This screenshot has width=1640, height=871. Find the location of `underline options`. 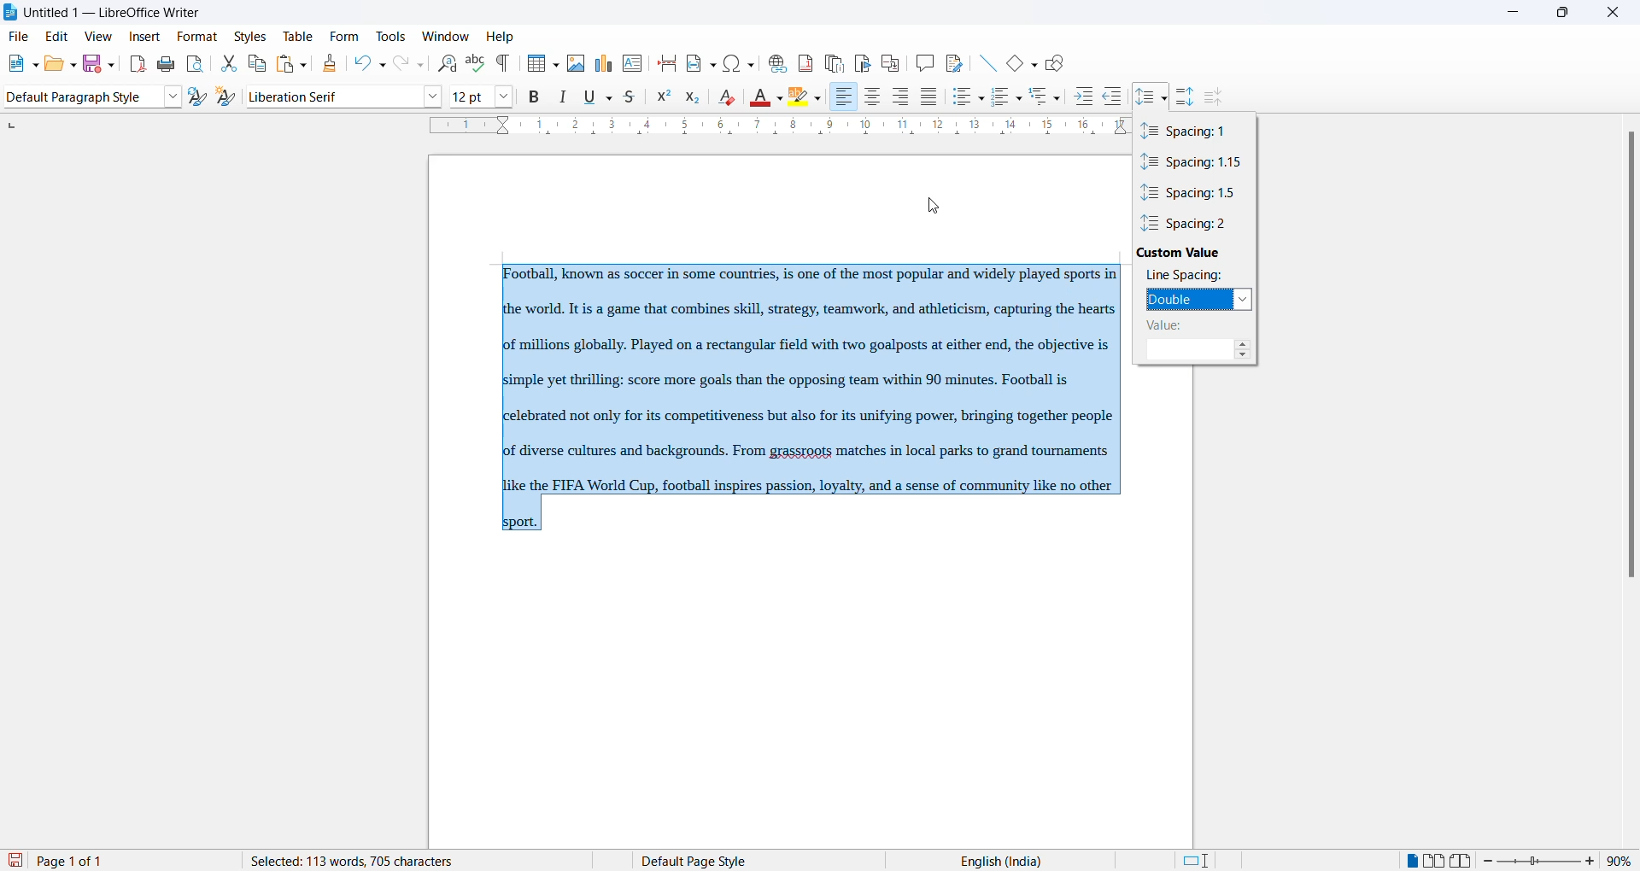

underline options is located at coordinates (608, 97).